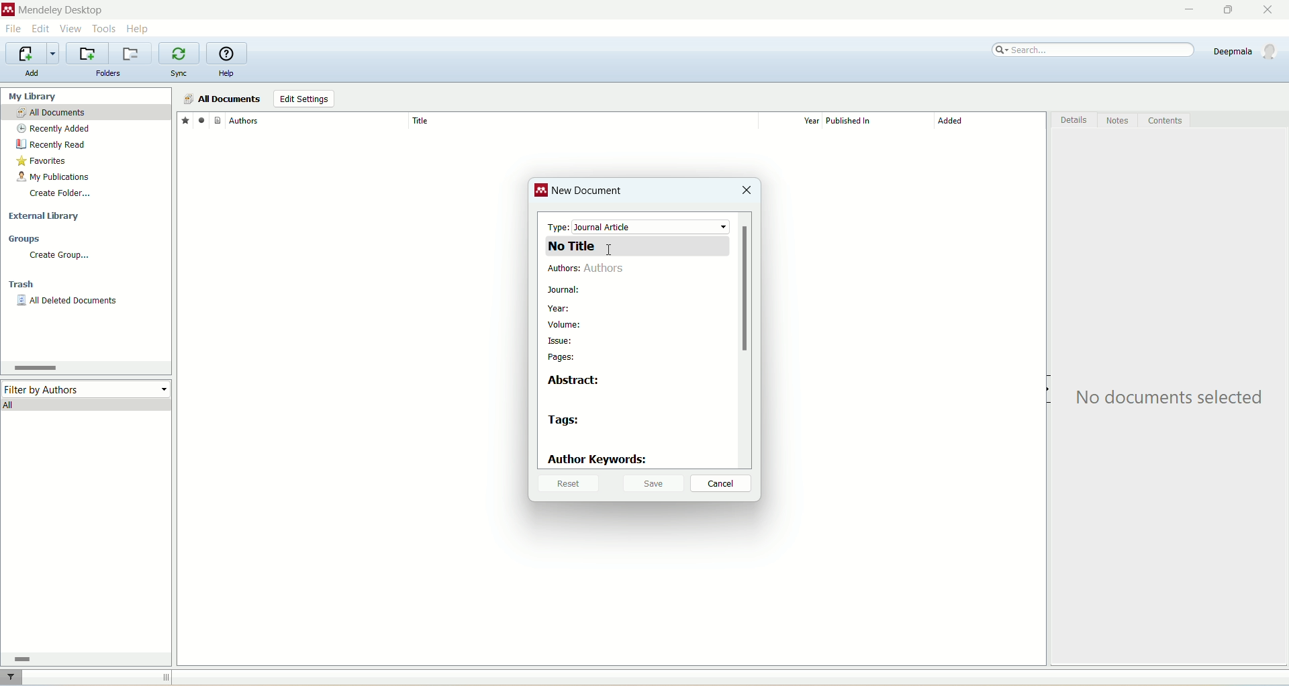  Describe the element at coordinates (60, 193) in the screenshot. I see `create folder` at that location.